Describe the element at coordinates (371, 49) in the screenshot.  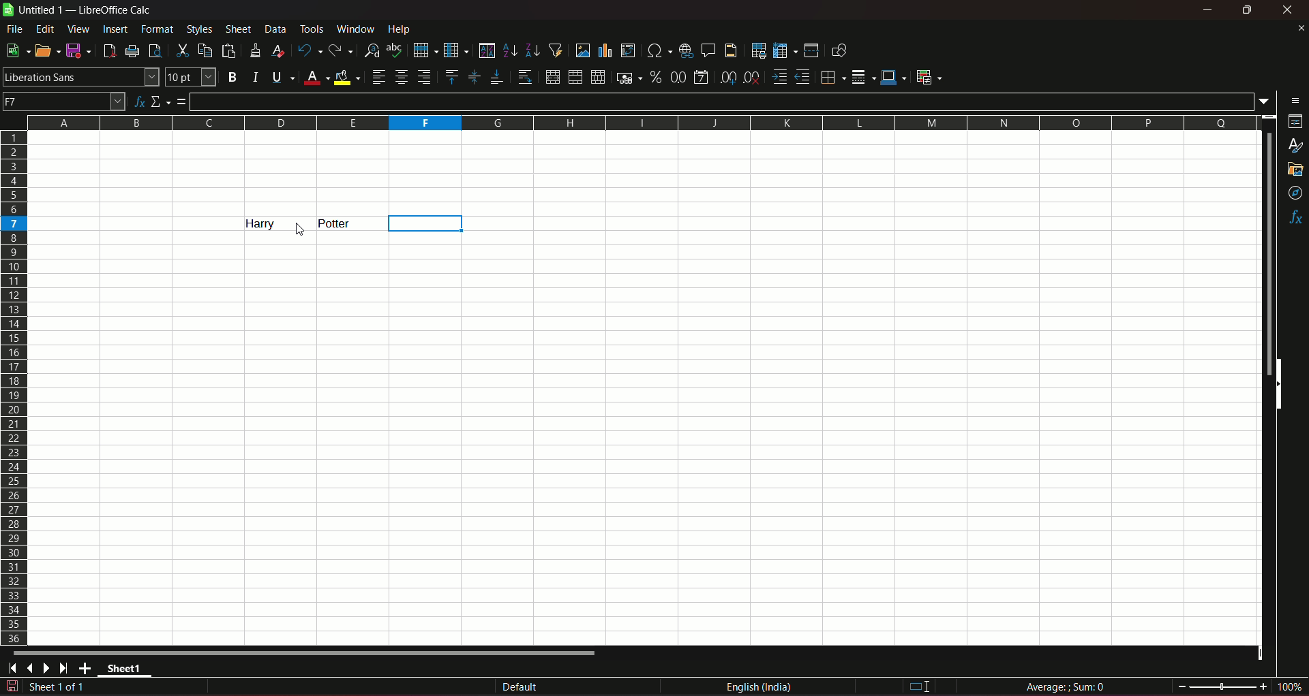
I see `find and replace` at that location.